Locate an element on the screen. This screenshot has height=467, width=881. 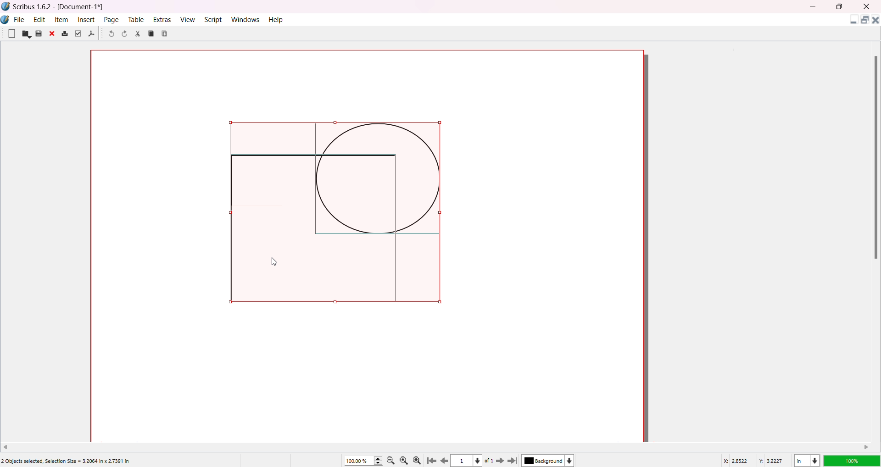
Open is located at coordinates (26, 34).